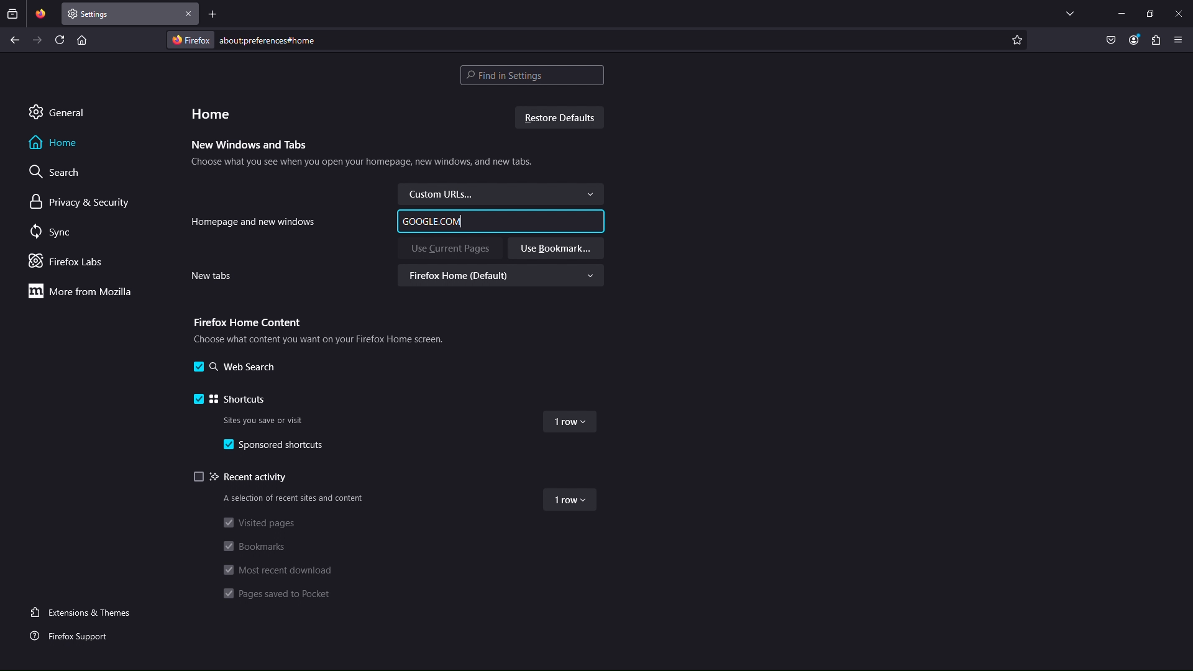  What do you see at coordinates (80, 203) in the screenshot?
I see `Privacy & Security` at bounding box center [80, 203].